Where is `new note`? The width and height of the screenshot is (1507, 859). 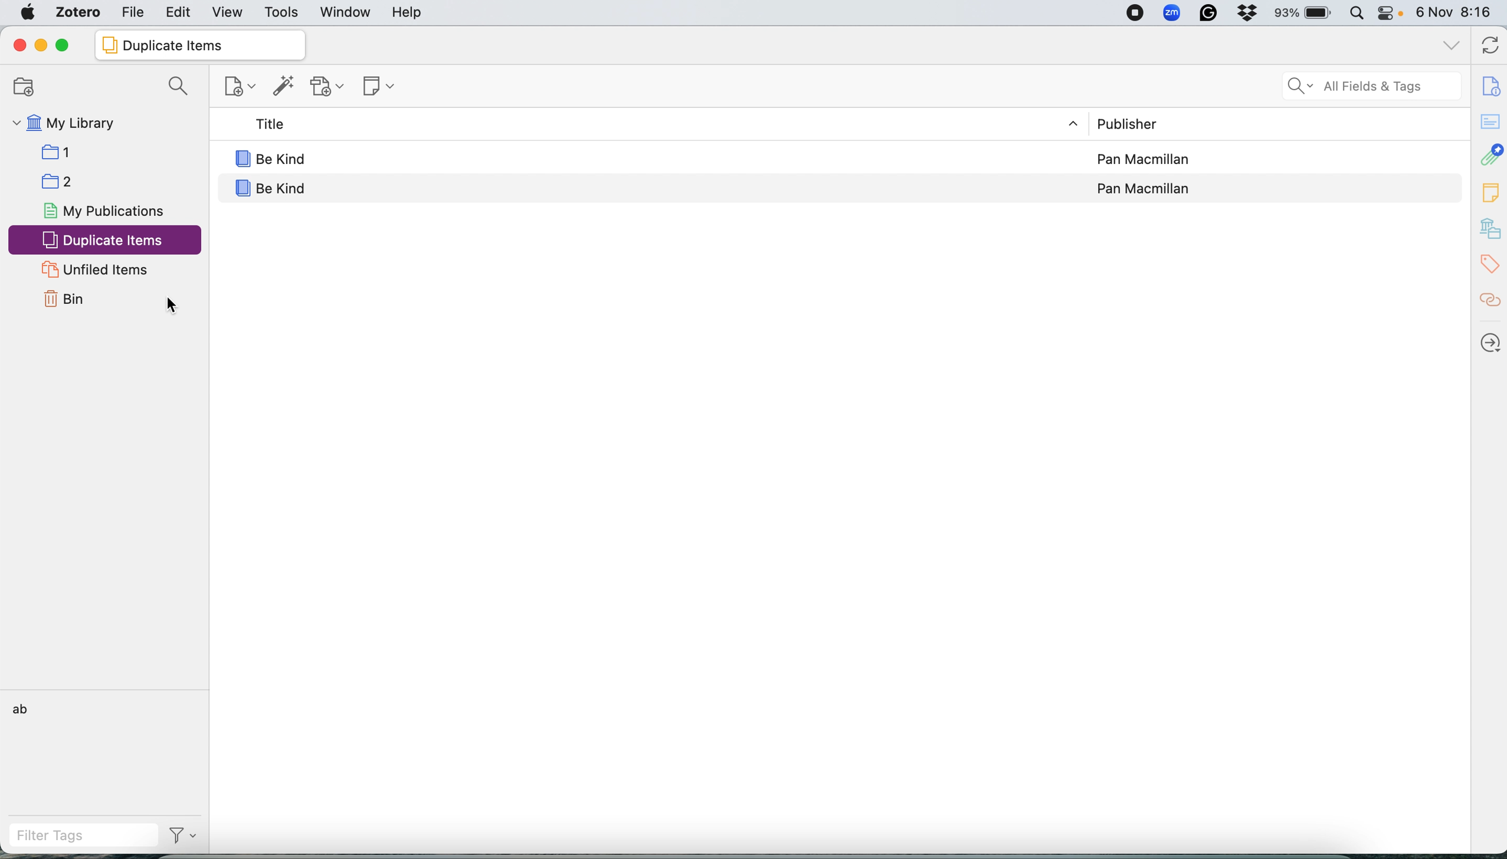 new note is located at coordinates (382, 86).